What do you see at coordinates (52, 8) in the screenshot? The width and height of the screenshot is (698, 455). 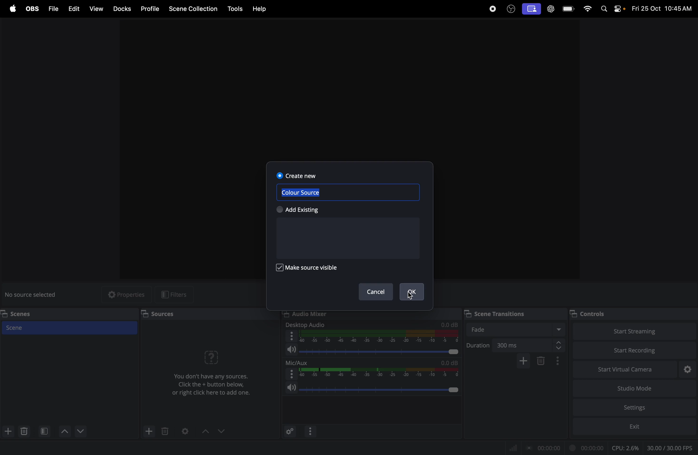 I see `Files` at bounding box center [52, 8].